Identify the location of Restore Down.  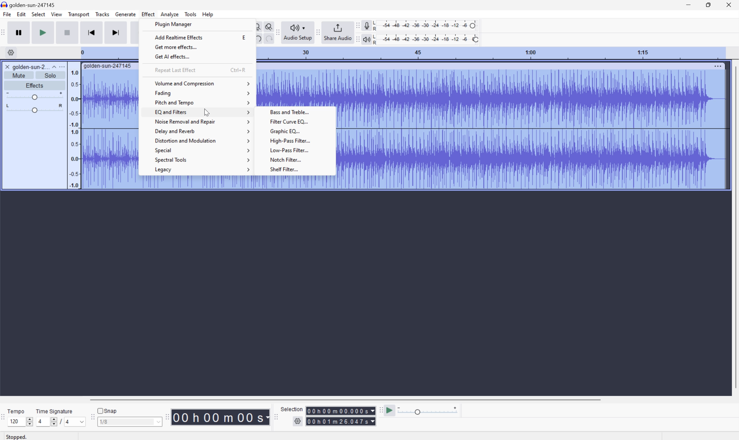
(708, 5).